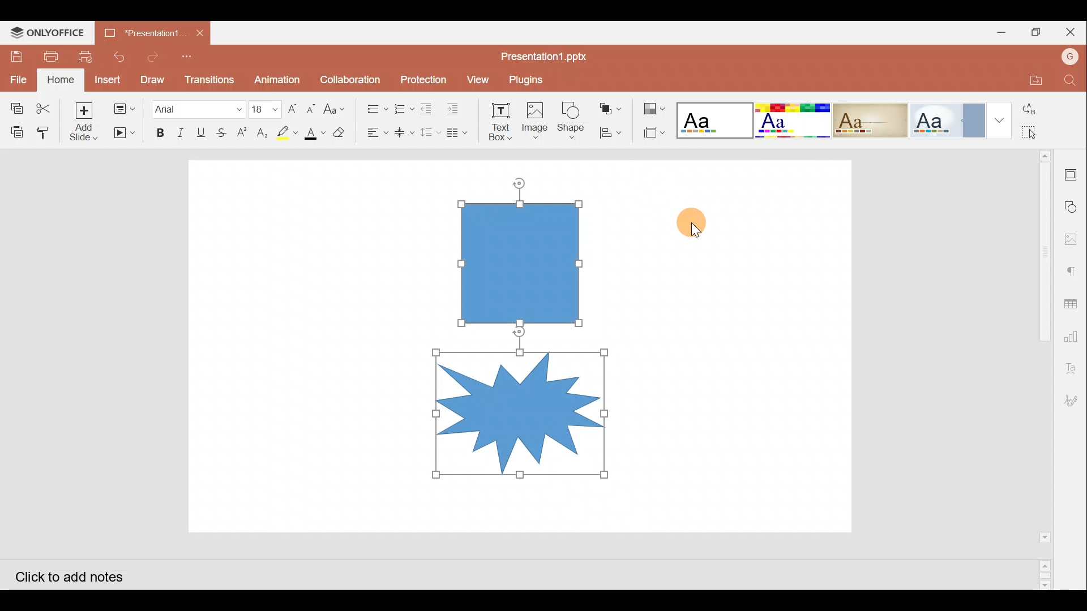 This screenshot has width=1087, height=611. Describe the element at coordinates (277, 76) in the screenshot. I see `Animation` at that location.